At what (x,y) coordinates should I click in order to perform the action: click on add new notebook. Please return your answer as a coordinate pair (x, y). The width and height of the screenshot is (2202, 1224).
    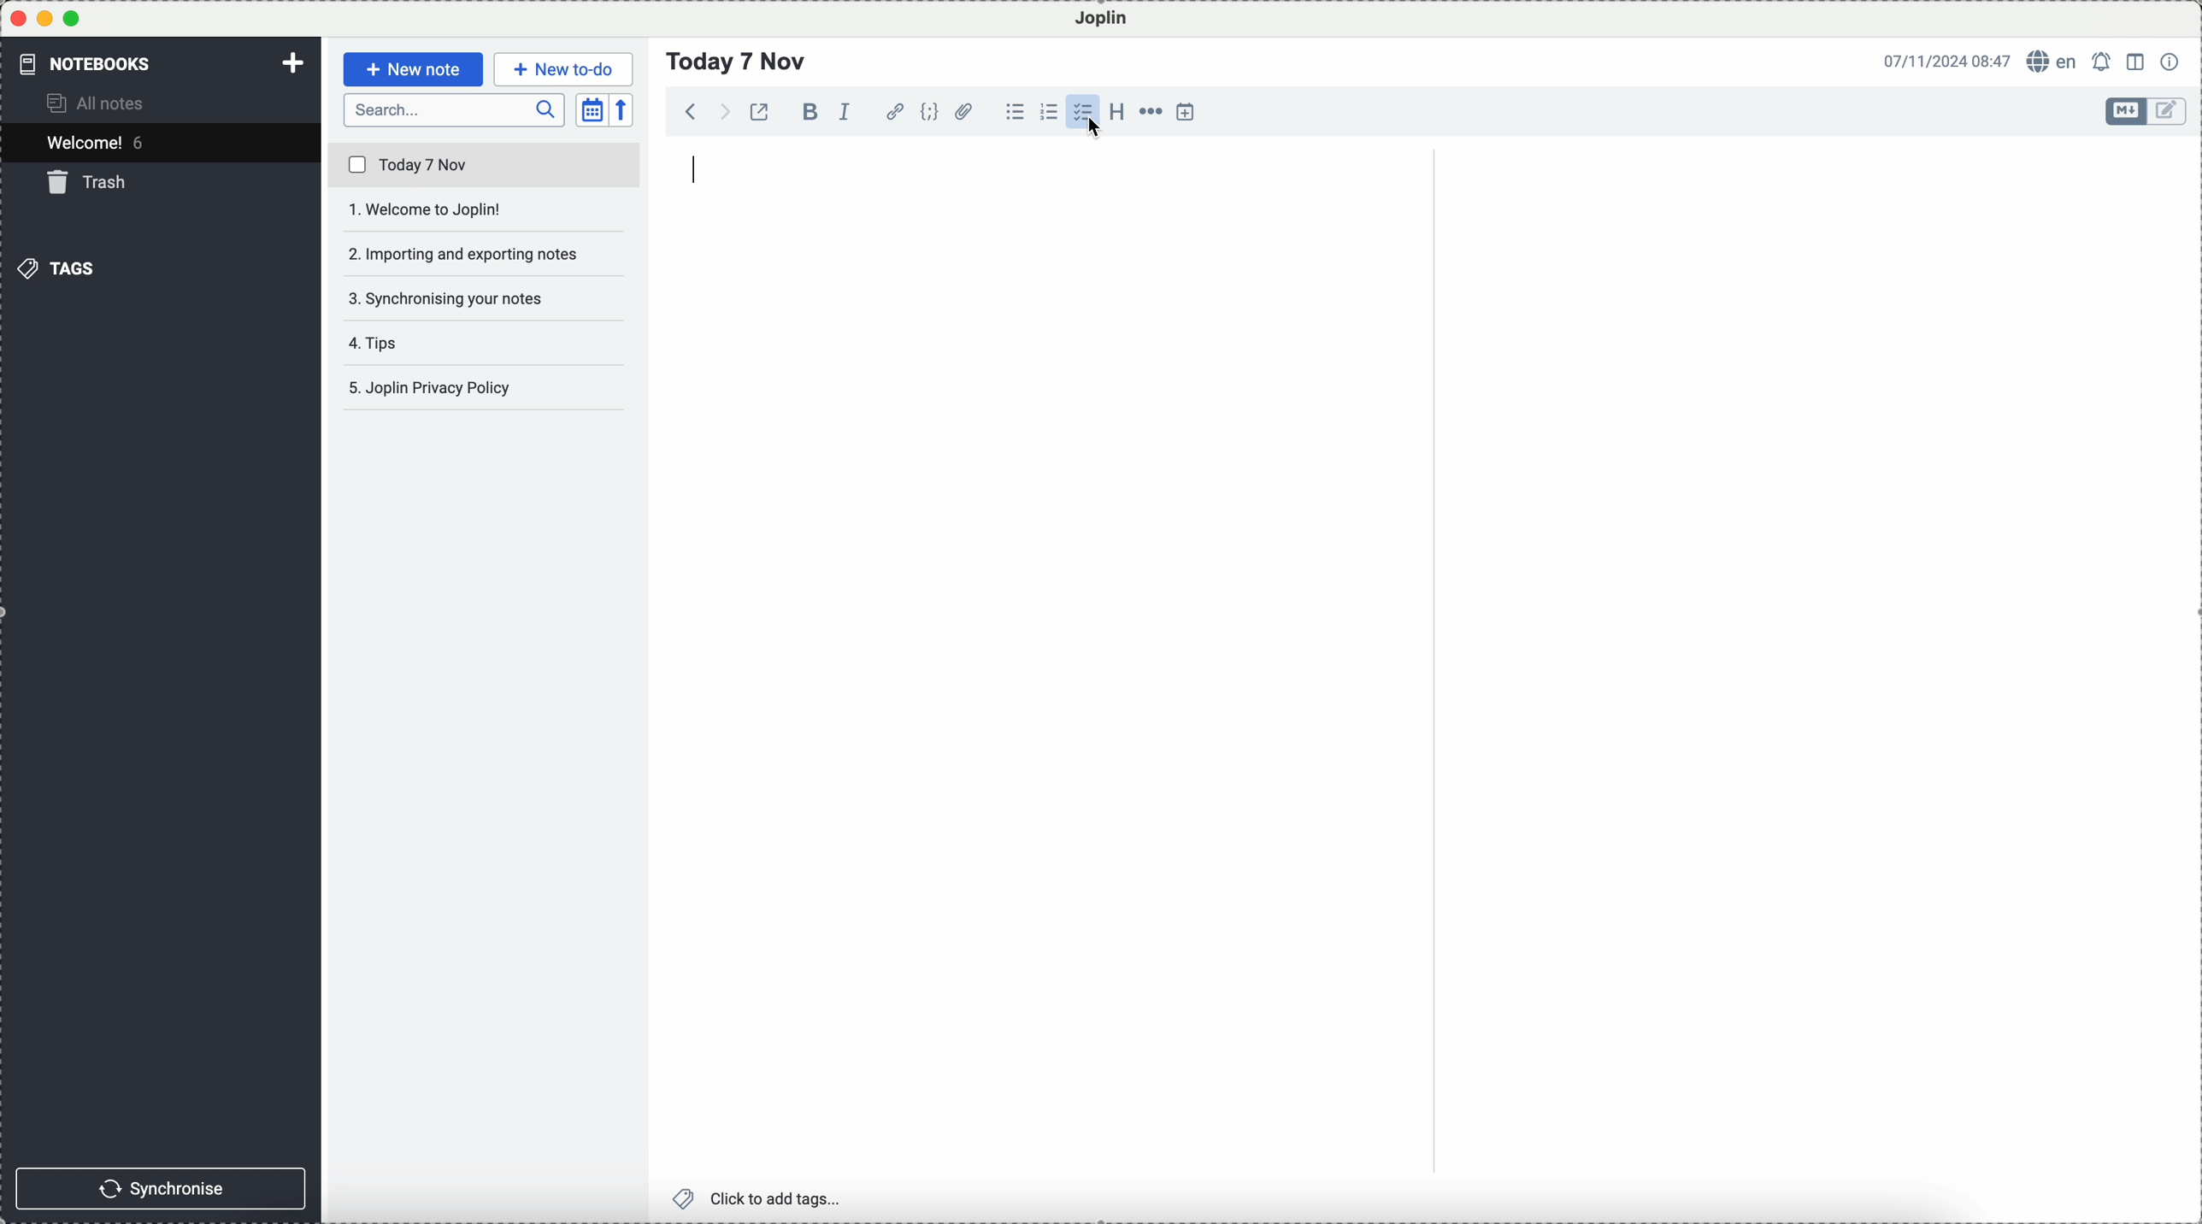
    Looking at the image, I should click on (293, 65).